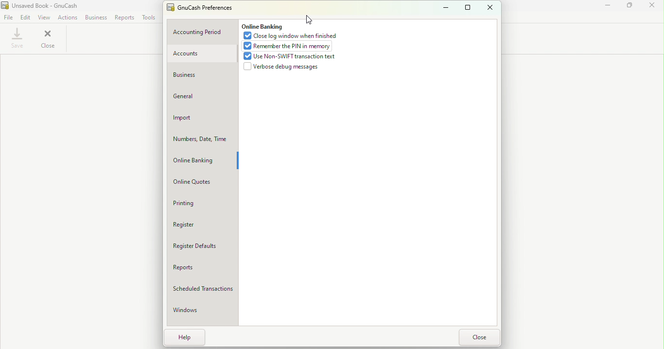  I want to click on Register, so click(196, 225).